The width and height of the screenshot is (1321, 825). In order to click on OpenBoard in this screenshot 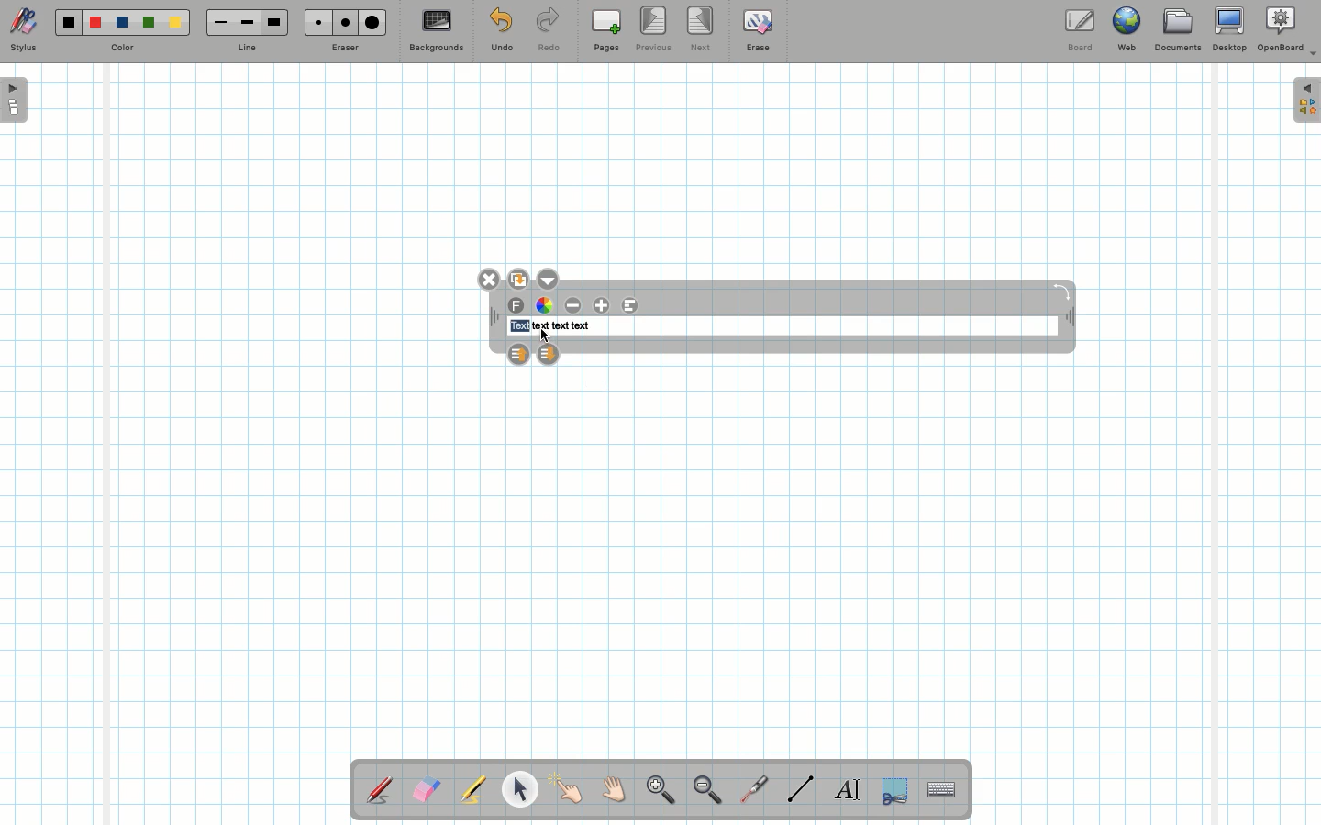, I will do `click(1287, 29)`.